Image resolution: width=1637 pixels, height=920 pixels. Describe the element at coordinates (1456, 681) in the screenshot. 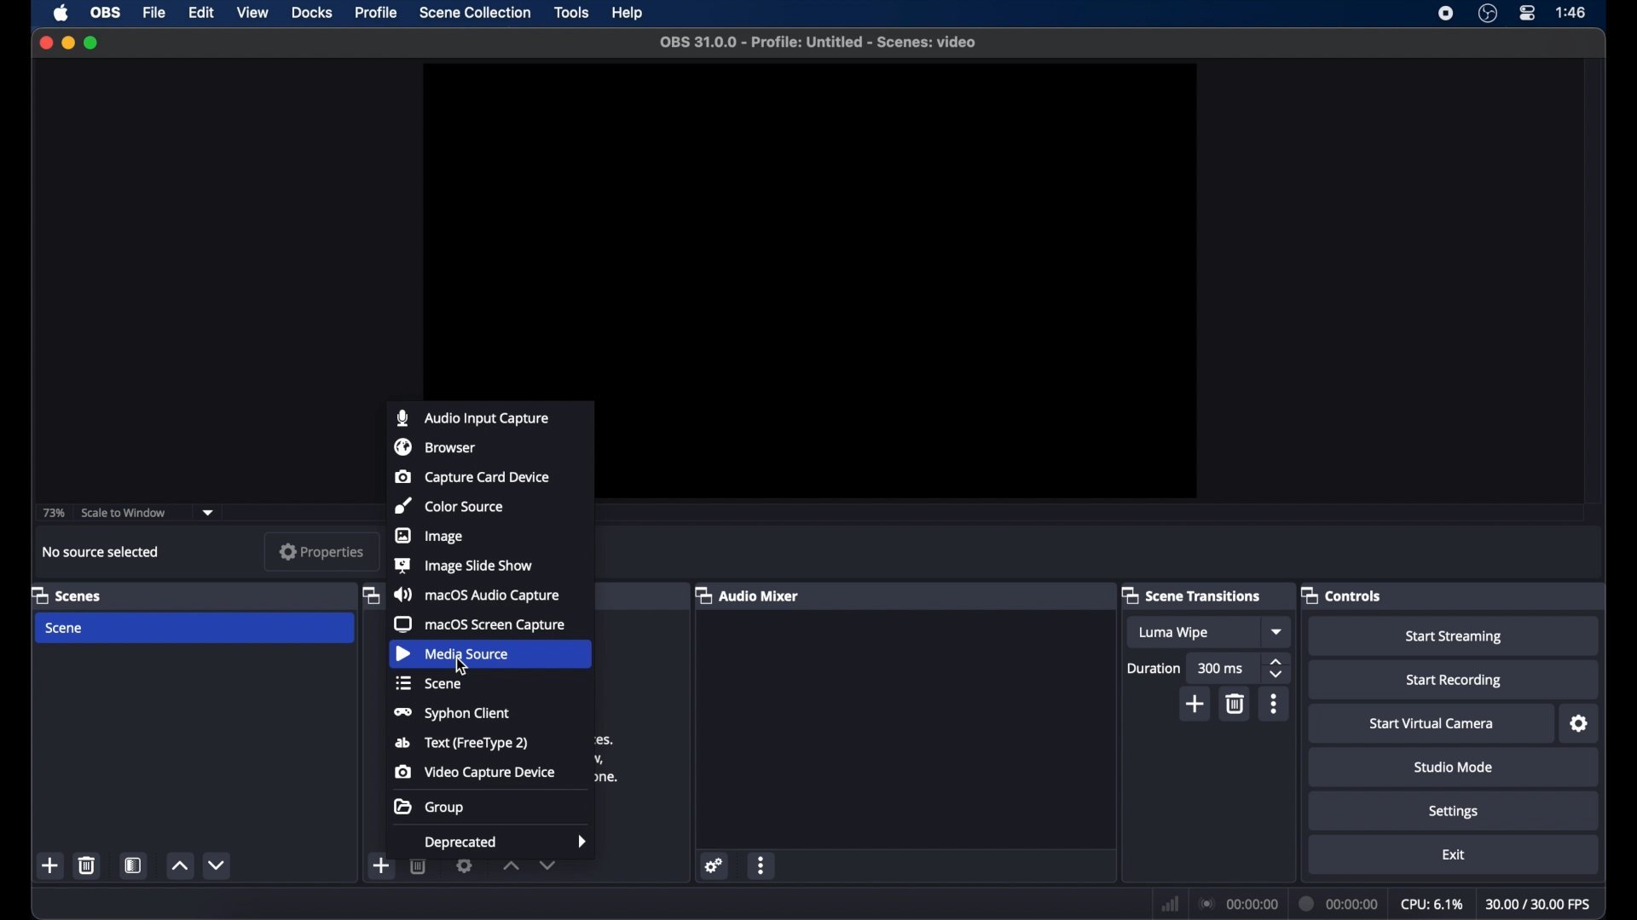

I see `start recording` at that location.